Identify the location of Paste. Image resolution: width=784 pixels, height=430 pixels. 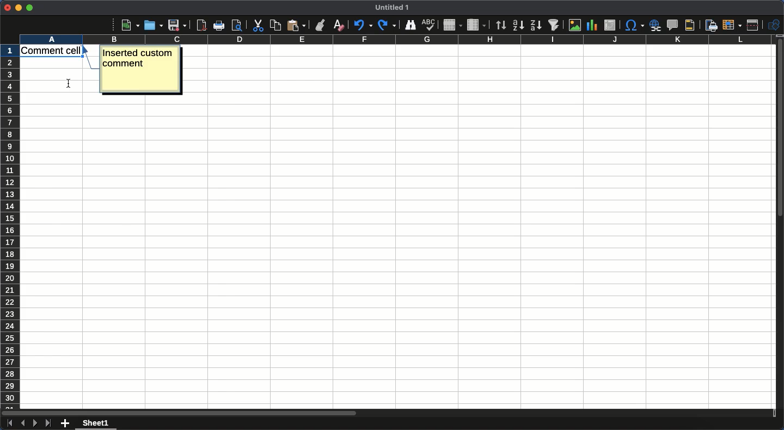
(296, 24).